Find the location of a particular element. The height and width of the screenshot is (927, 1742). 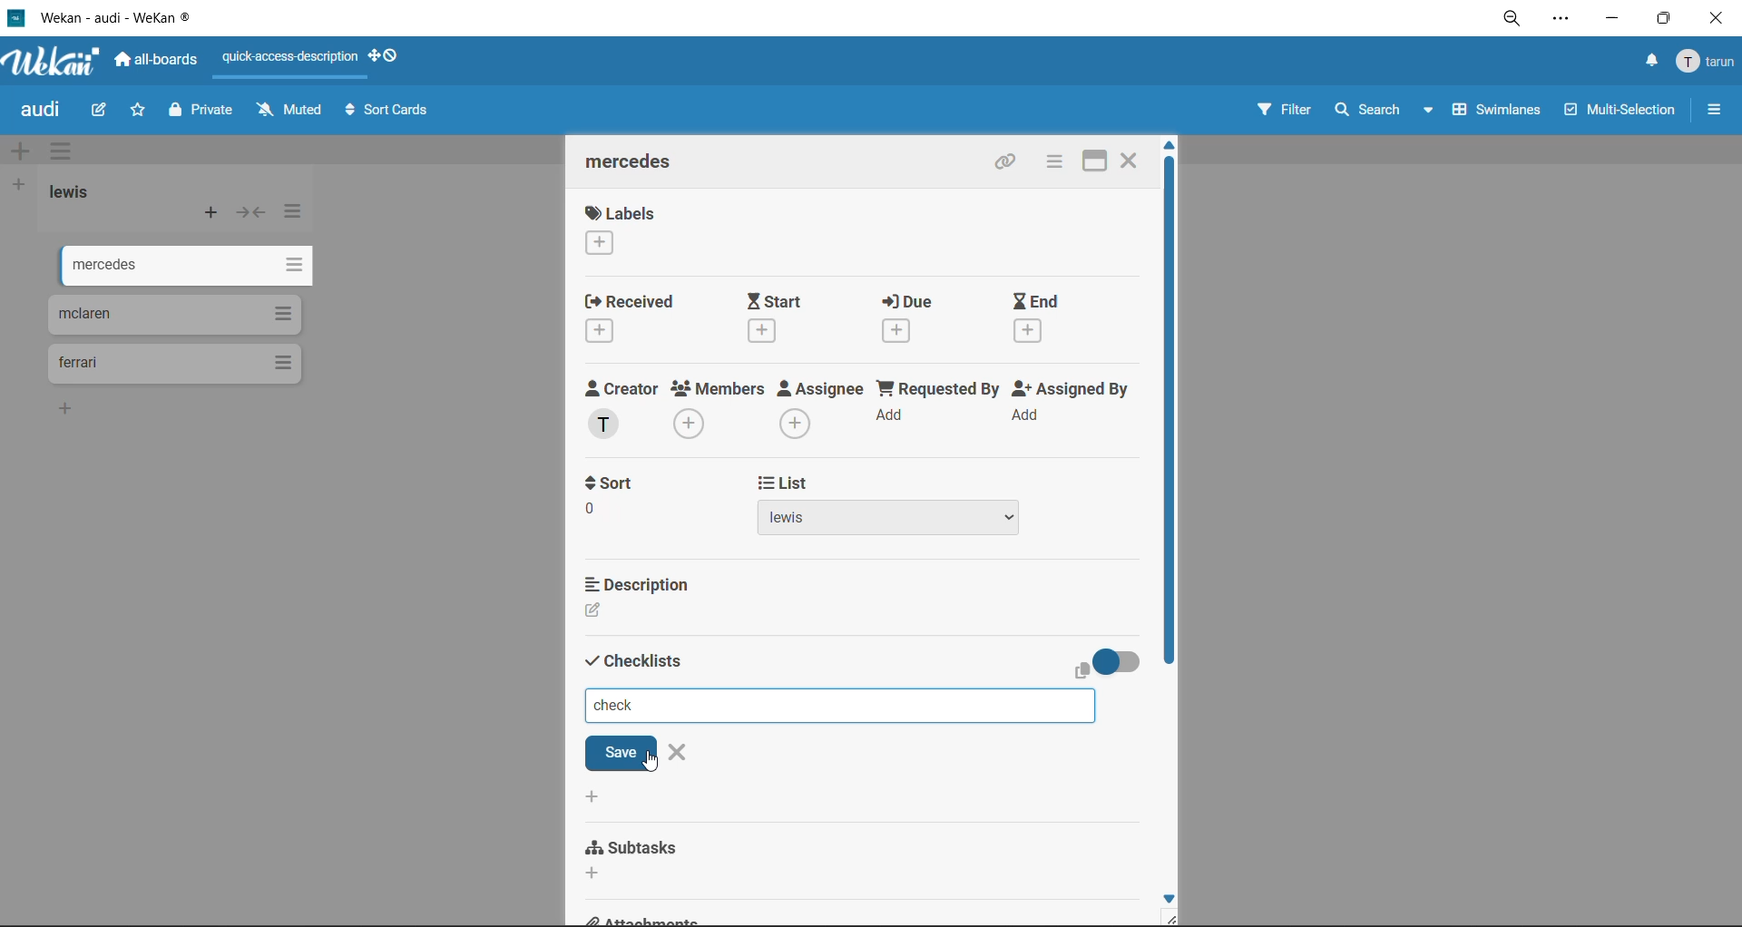

list title is located at coordinates (77, 192).